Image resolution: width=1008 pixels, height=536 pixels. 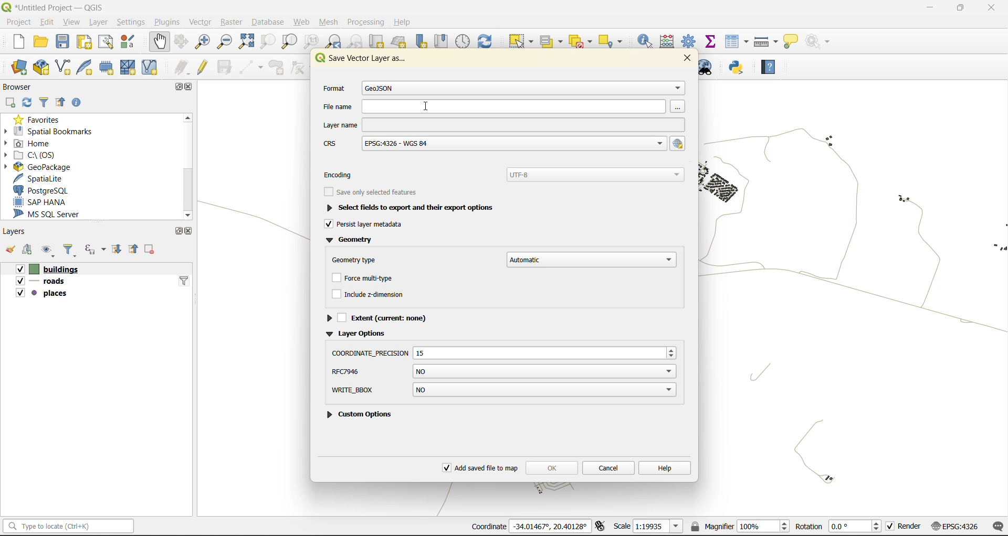 I want to click on filter by expression, so click(x=95, y=250).